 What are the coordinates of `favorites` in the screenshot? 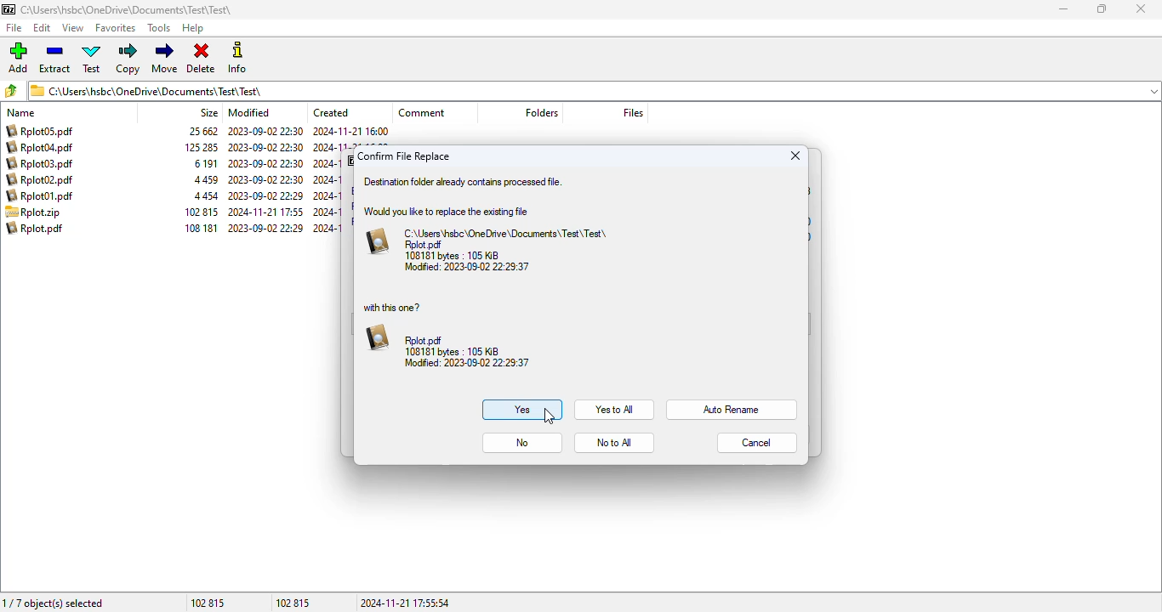 It's located at (115, 28).